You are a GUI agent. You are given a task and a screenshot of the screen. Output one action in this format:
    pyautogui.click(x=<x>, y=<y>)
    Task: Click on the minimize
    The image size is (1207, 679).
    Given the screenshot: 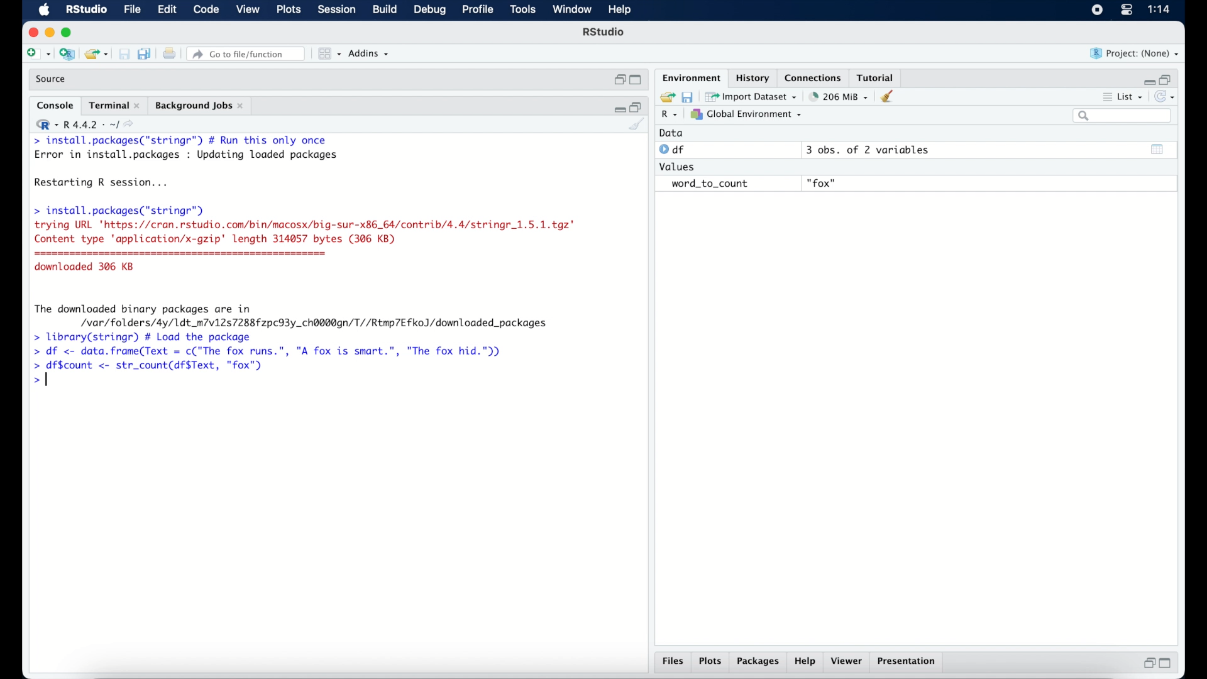 What is the action you would take?
    pyautogui.click(x=49, y=32)
    